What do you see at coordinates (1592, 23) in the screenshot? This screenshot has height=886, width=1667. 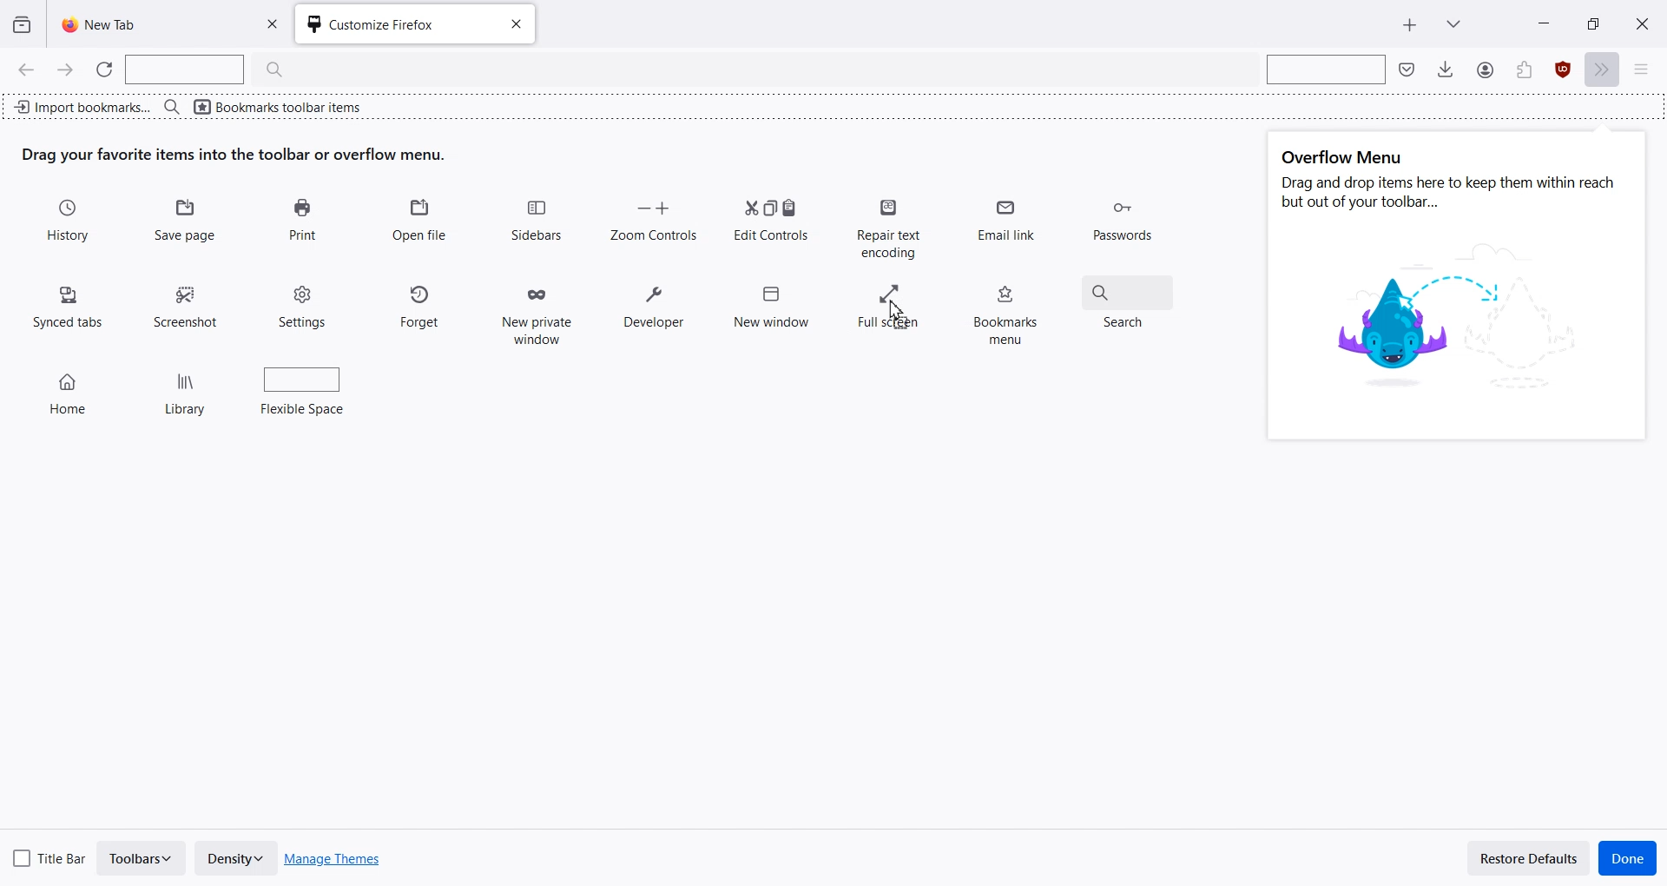 I see `Maximize` at bounding box center [1592, 23].